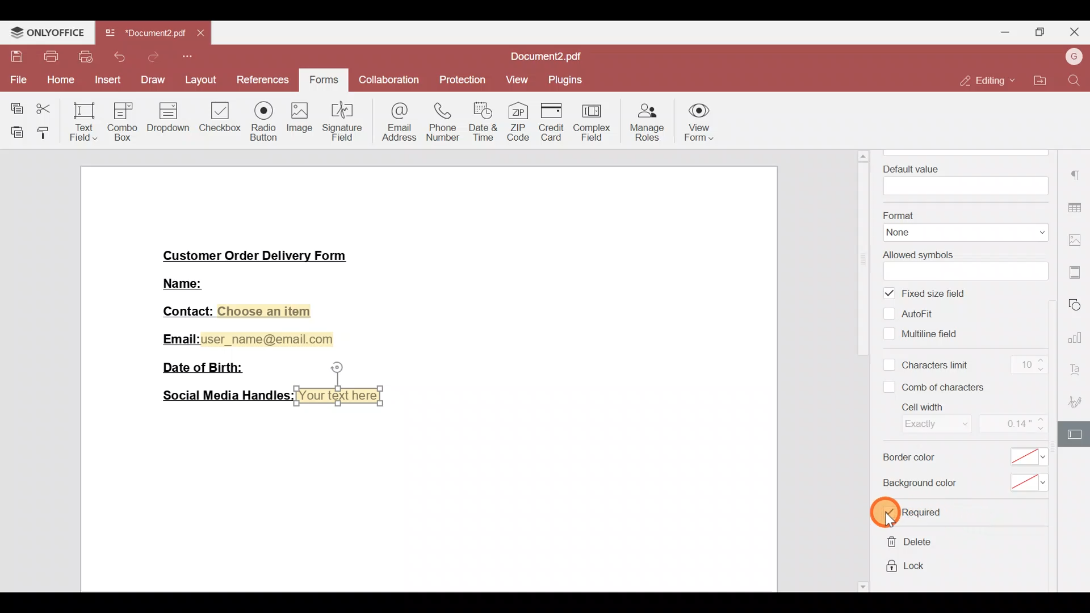 This screenshot has height=613, width=1090. Describe the element at coordinates (390, 81) in the screenshot. I see `Collaboration` at that location.